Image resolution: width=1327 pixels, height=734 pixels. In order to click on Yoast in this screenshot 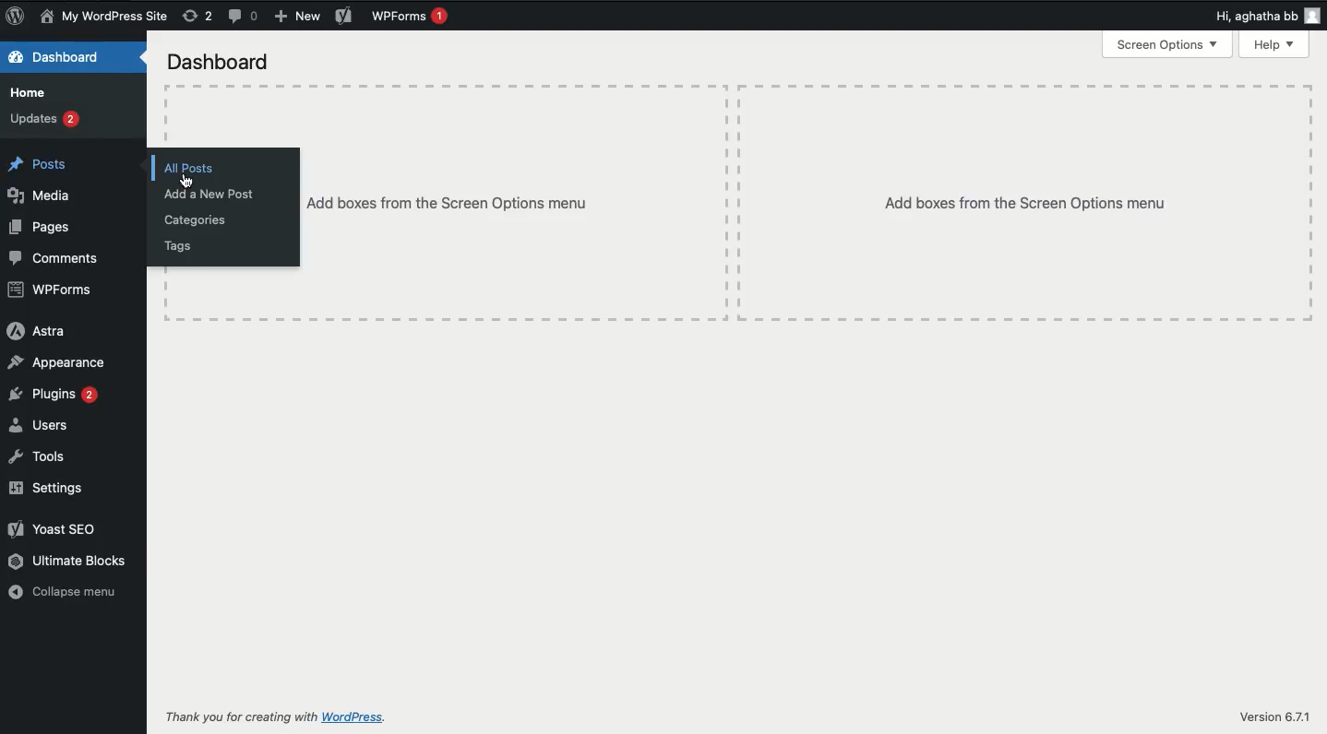, I will do `click(343, 14)`.